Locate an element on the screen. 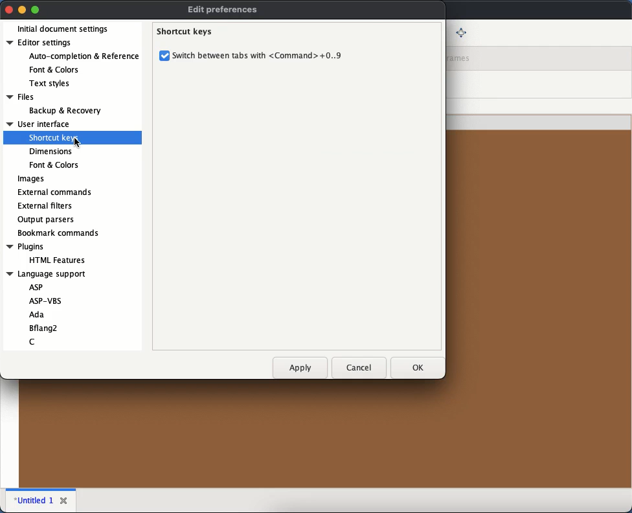  Bflang2 is located at coordinates (49, 328).